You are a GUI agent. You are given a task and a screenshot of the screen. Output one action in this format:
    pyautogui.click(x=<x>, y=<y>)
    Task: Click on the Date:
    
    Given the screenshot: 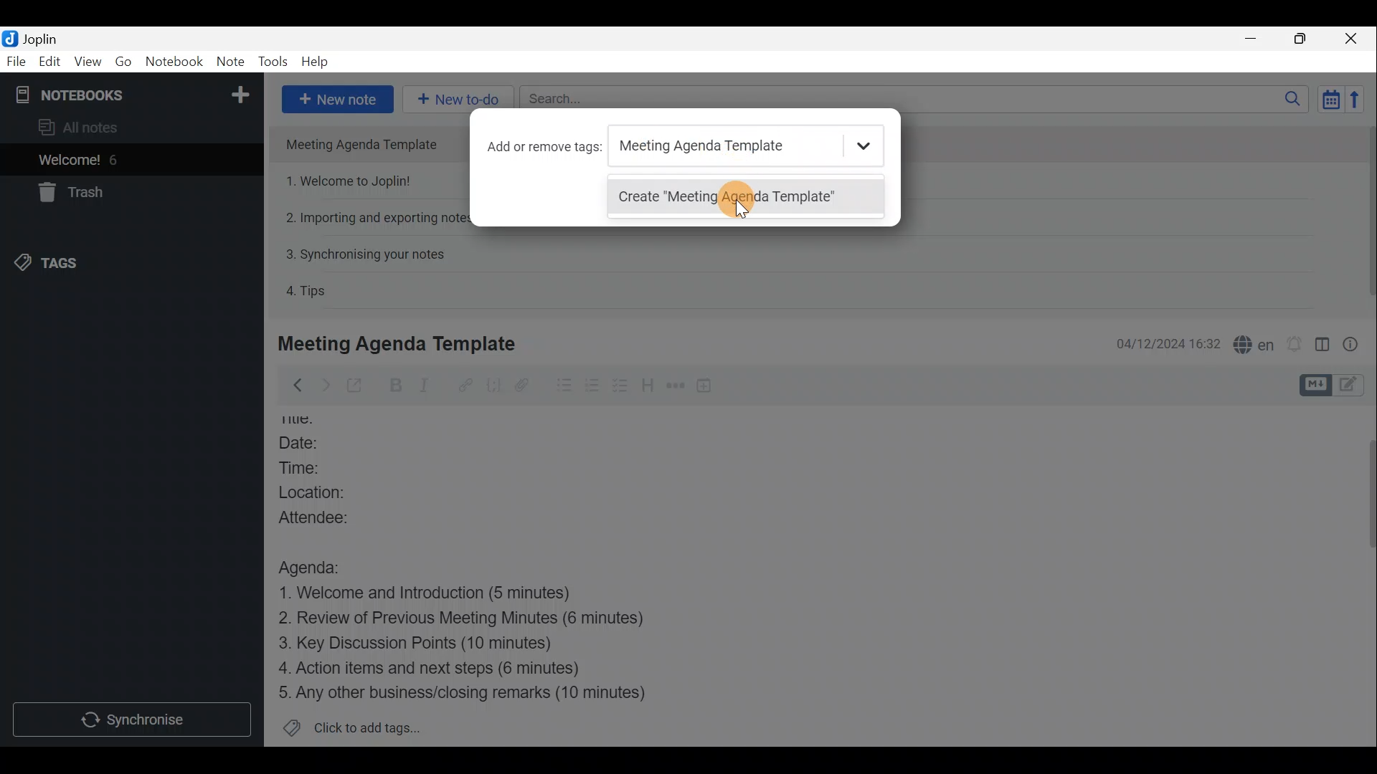 What is the action you would take?
    pyautogui.click(x=316, y=444)
    